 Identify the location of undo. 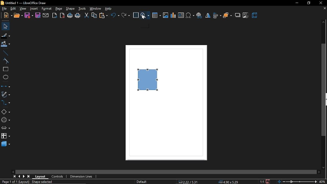
(116, 15).